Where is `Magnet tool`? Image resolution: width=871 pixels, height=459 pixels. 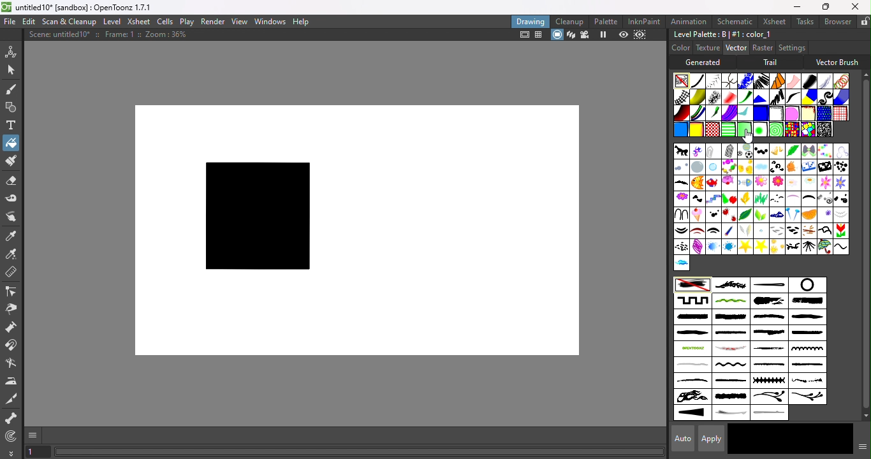 Magnet tool is located at coordinates (13, 346).